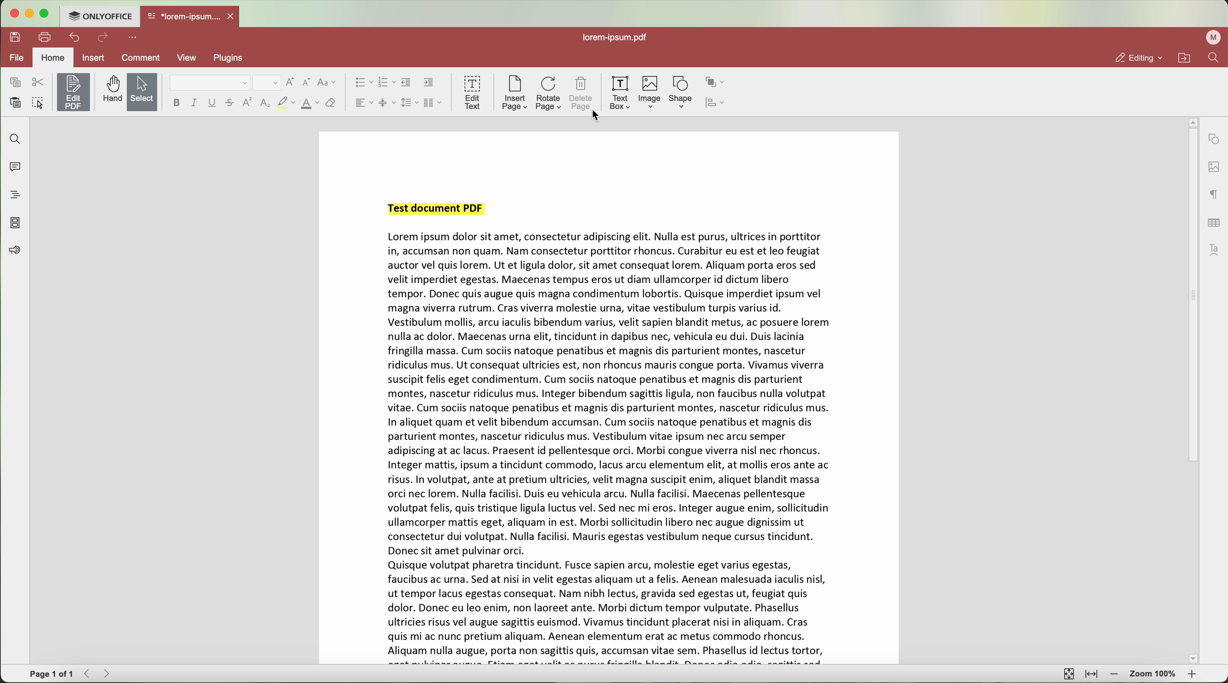  Describe the element at coordinates (46, 37) in the screenshot. I see `print` at that location.